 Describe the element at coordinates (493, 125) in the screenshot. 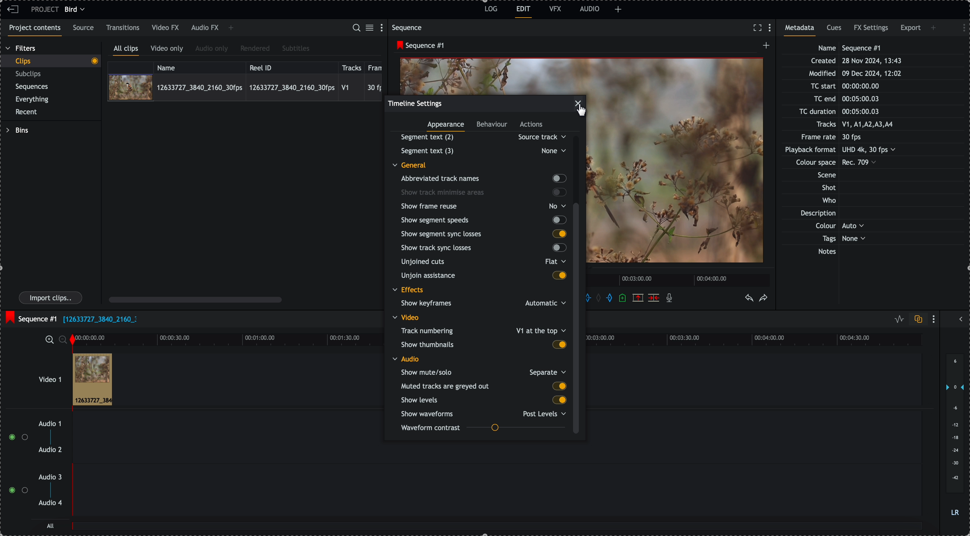

I see `behaviour` at that location.